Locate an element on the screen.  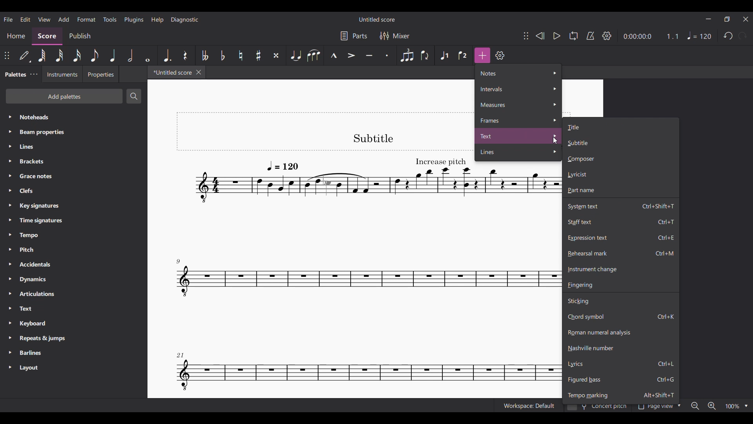
System text is located at coordinates (620, 205).